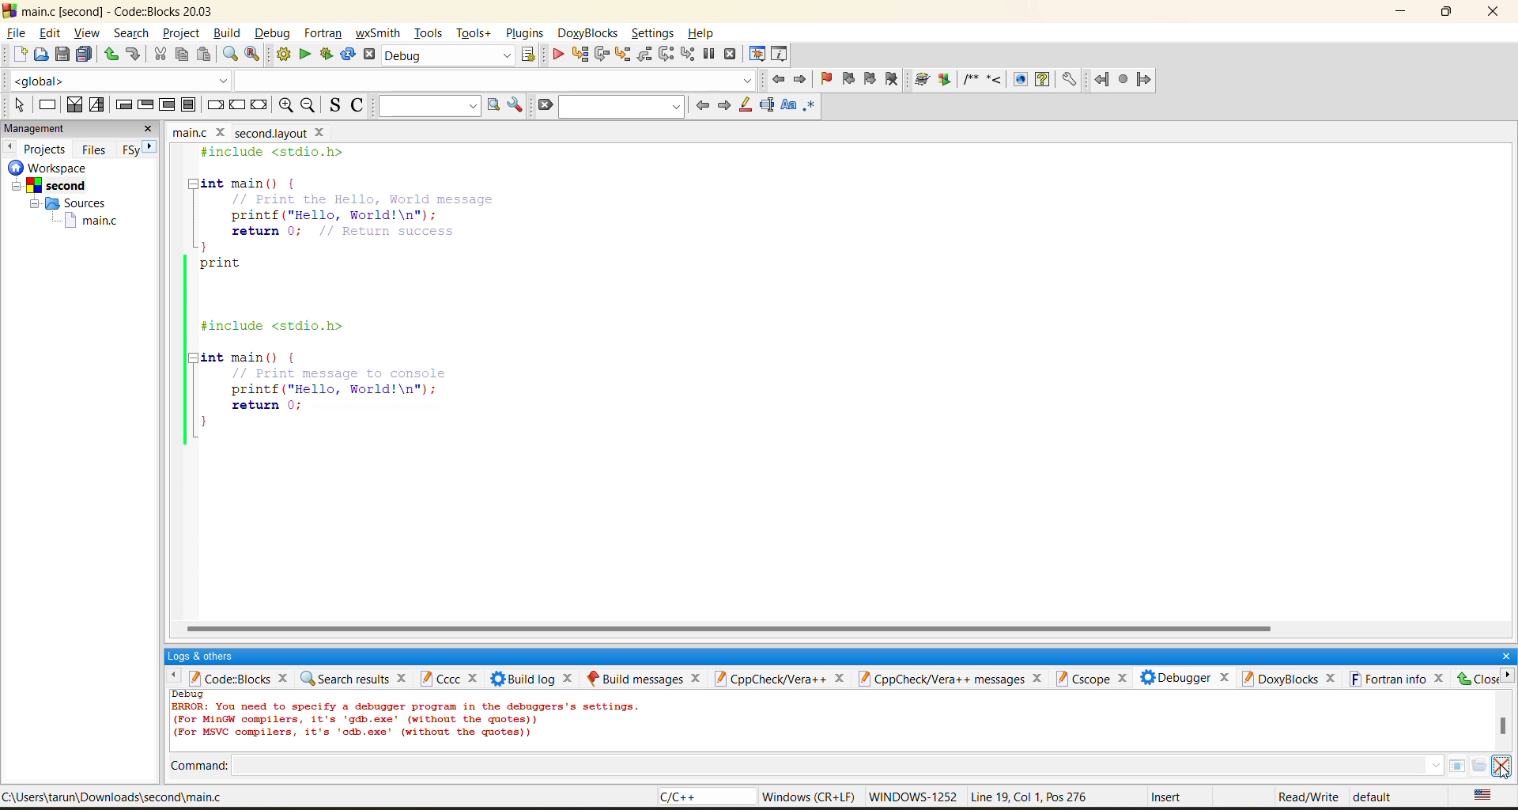 Image resolution: width=1518 pixels, height=810 pixels. What do you see at coordinates (351, 298) in the screenshot?
I see `code editor` at bounding box center [351, 298].